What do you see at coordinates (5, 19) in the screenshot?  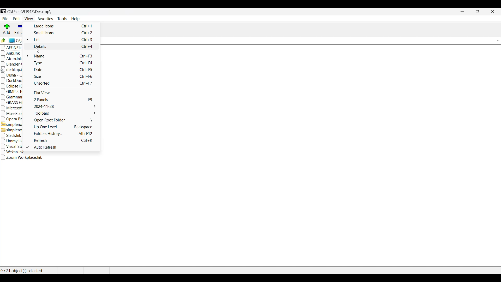 I see `File` at bounding box center [5, 19].